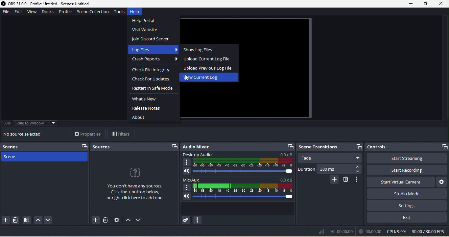 This screenshot has height=237, width=449. I want to click on scene, so click(45, 158).